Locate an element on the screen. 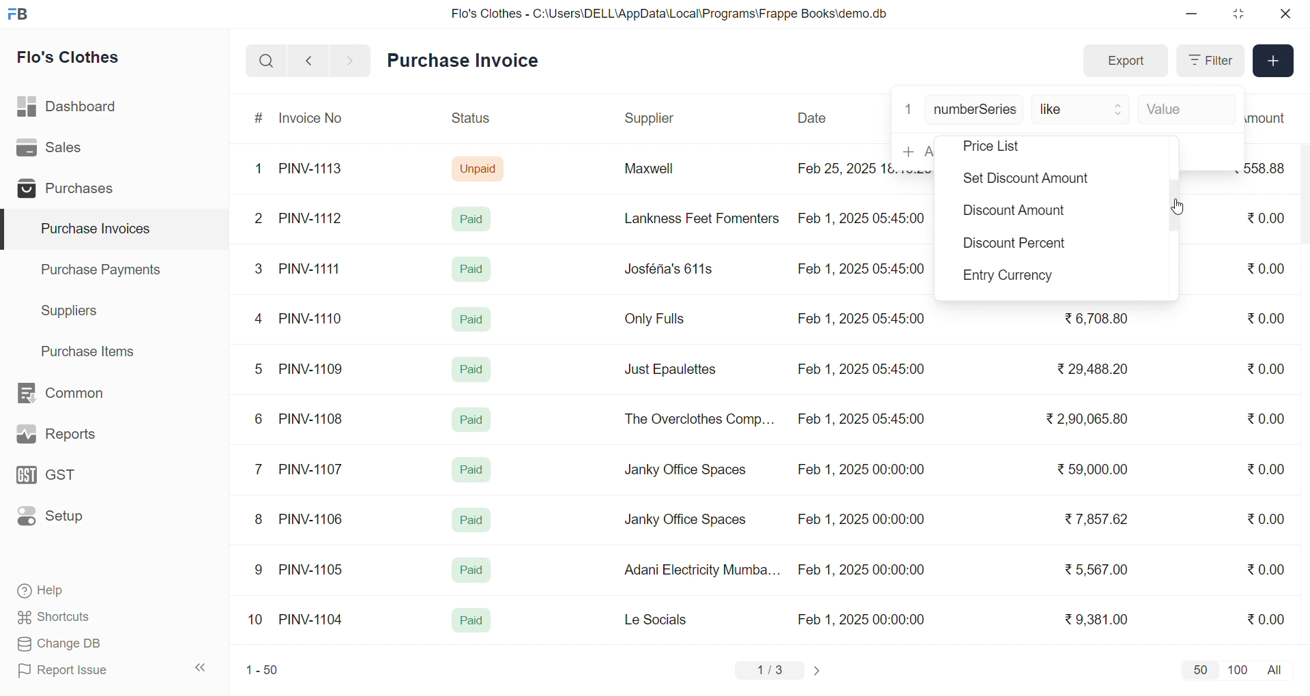 This screenshot has height=696, width=1310. Purchase Payments is located at coordinates (105, 269).